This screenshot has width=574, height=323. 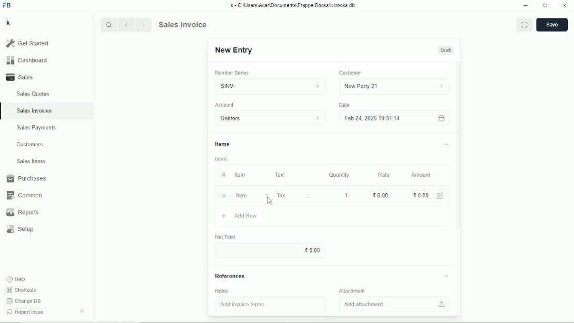 I want to click on 0.00, so click(x=380, y=195).